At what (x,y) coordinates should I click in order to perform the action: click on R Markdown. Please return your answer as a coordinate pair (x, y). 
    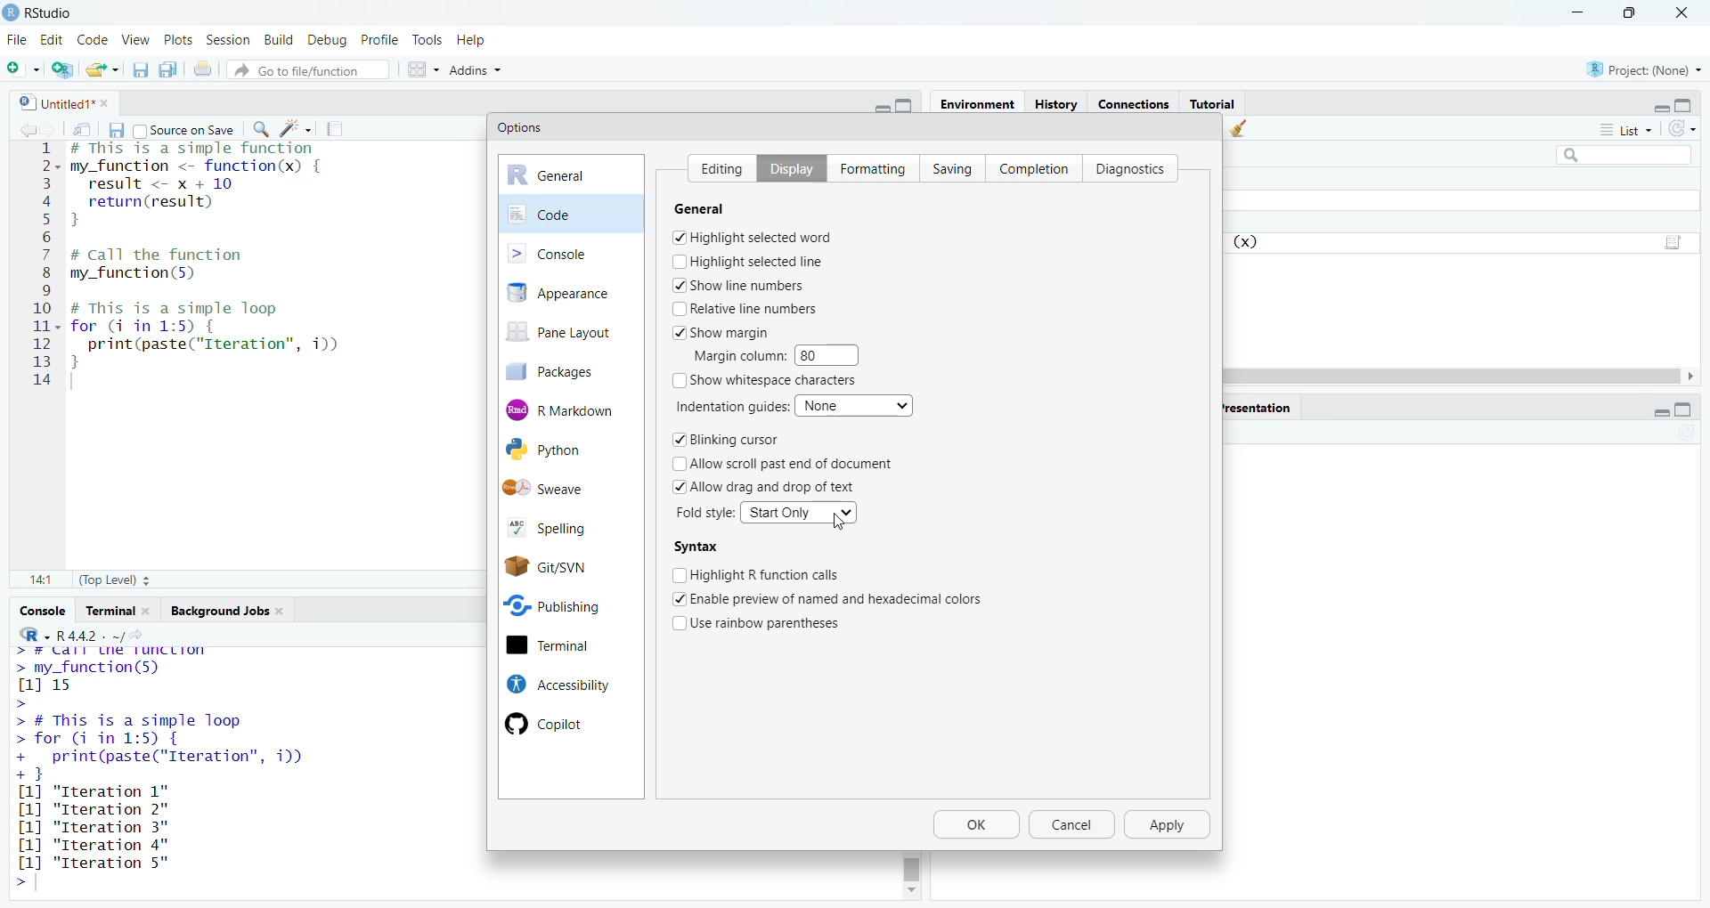
    Looking at the image, I should click on (572, 408).